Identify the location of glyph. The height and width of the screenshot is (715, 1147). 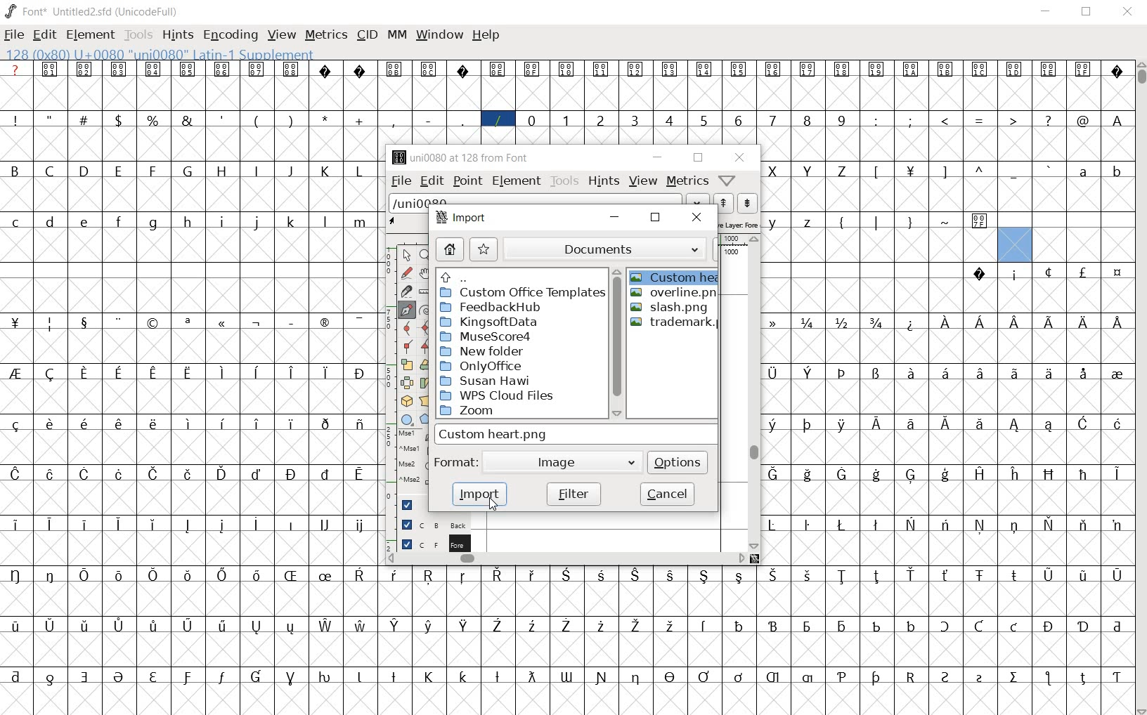
(153, 69).